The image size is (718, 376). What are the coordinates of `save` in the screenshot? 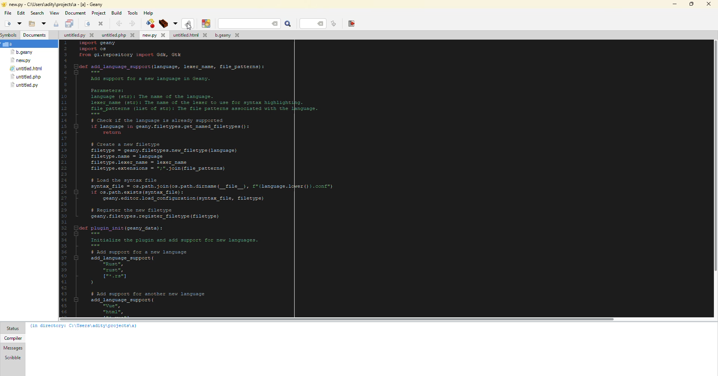 It's located at (70, 24).